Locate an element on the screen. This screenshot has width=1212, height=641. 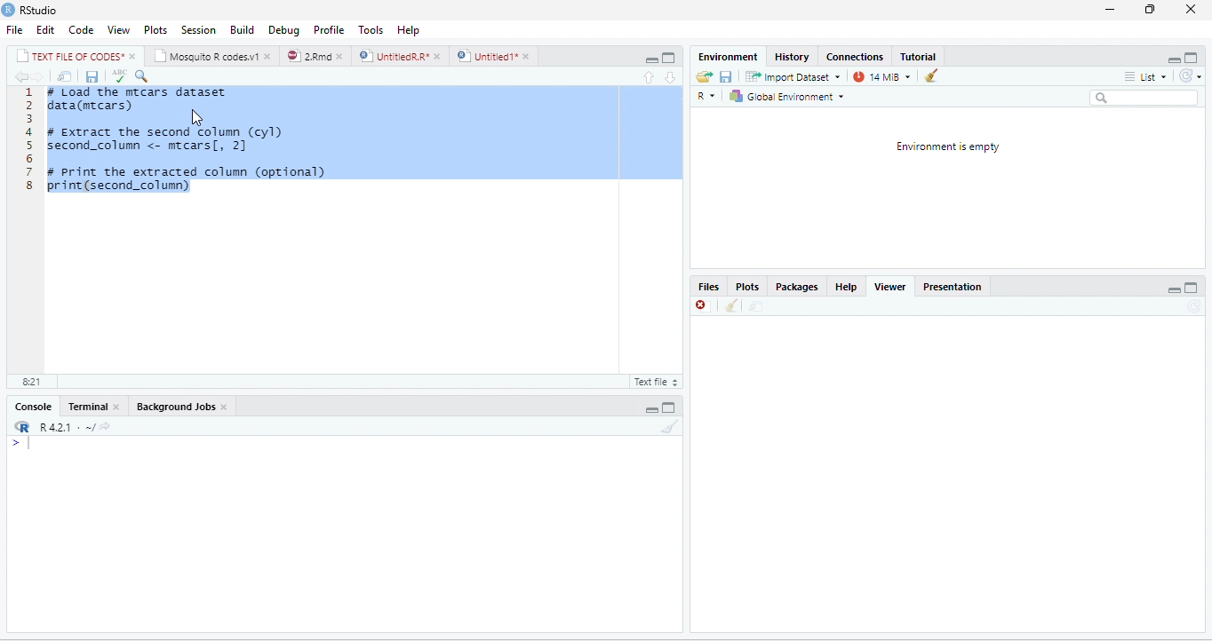
close is located at coordinates (133, 55).